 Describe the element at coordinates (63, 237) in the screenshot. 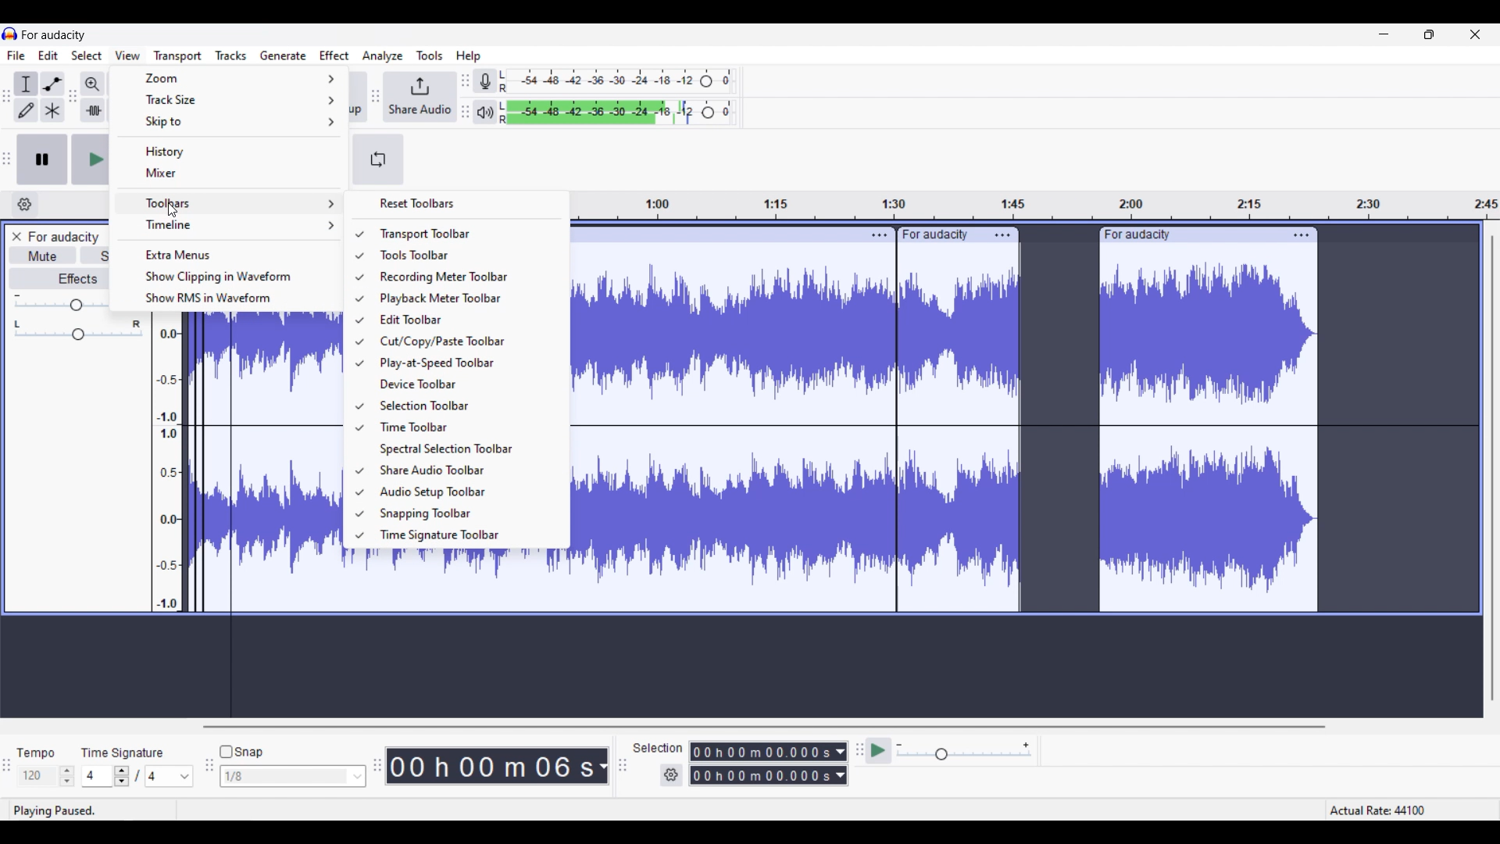

I see `For audacity` at that location.